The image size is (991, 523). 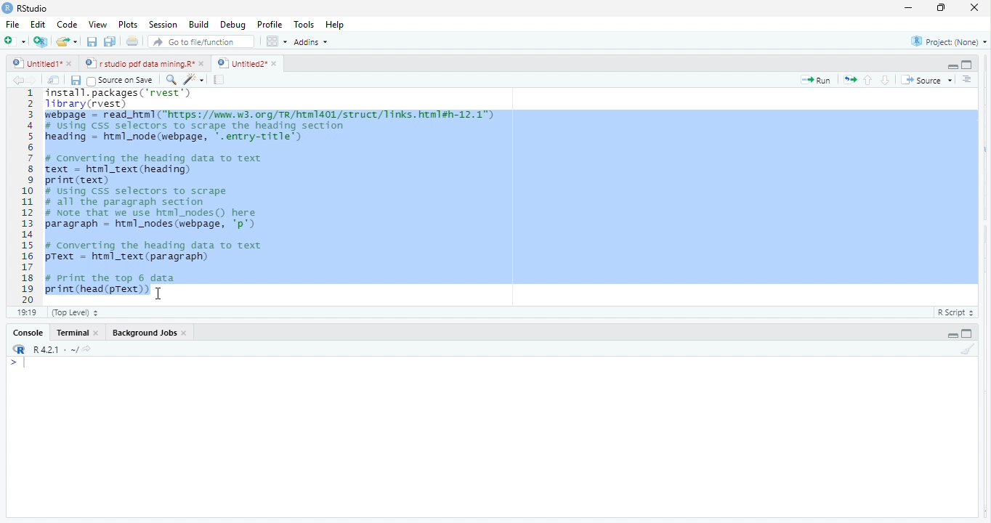 I want to click on R Script , so click(x=953, y=313).